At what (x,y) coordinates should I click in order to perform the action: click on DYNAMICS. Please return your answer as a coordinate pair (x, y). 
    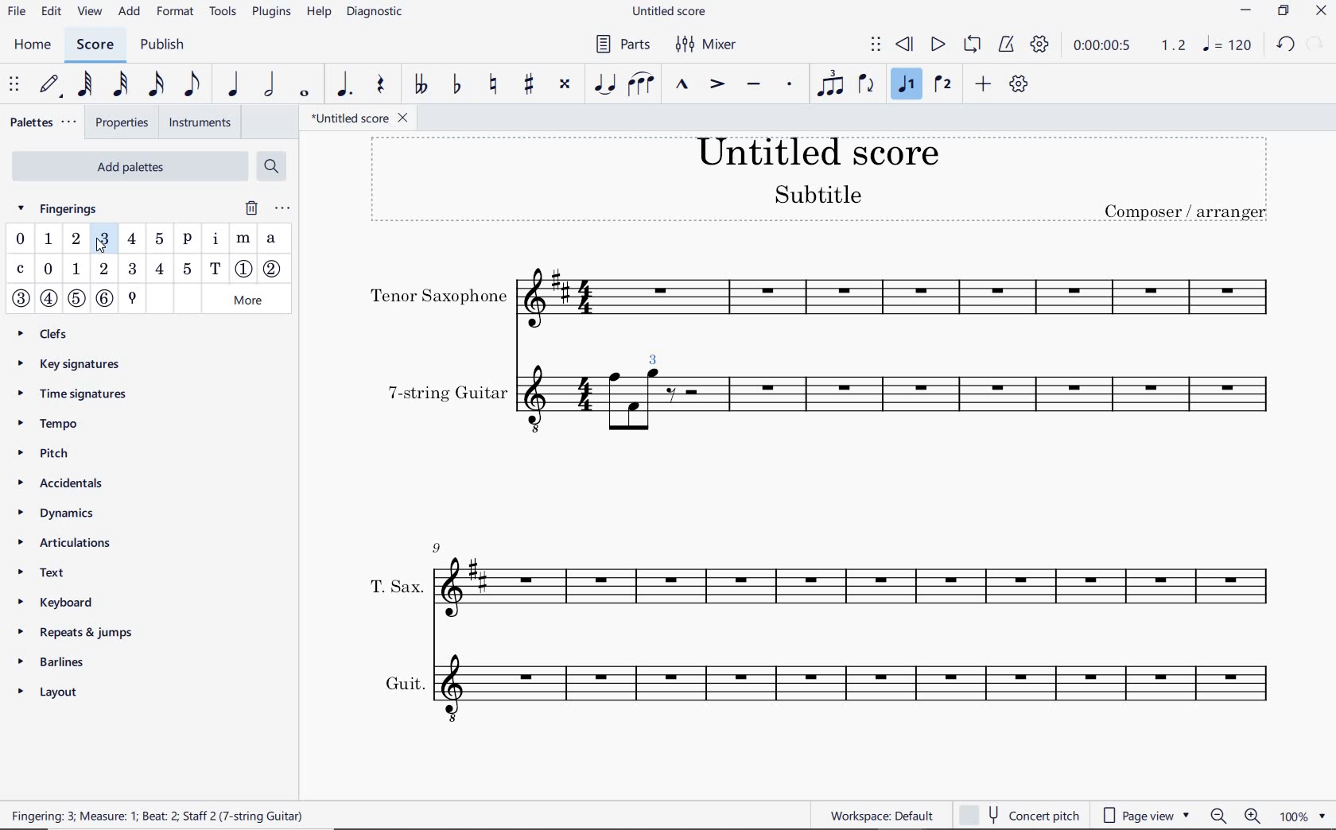
    Looking at the image, I should click on (64, 514).